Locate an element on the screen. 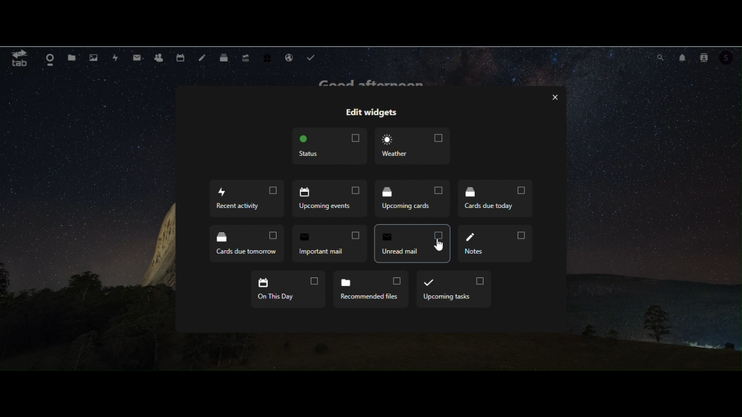 This screenshot has width=742, height=417. search is located at coordinates (660, 56).